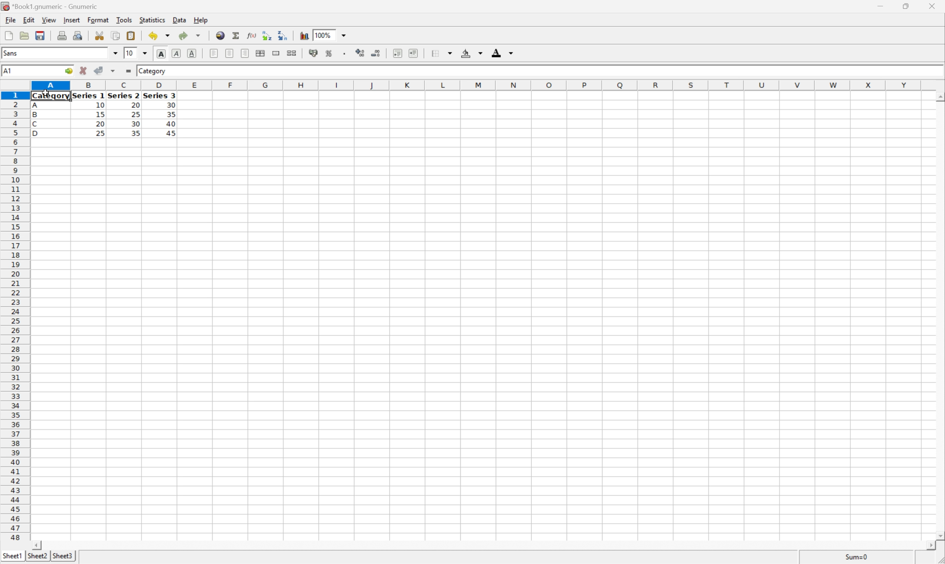 Image resolution: width=945 pixels, height=564 pixels. Describe the element at coordinates (116, 35) in the screenshot. I see `Copy selection` at that location.